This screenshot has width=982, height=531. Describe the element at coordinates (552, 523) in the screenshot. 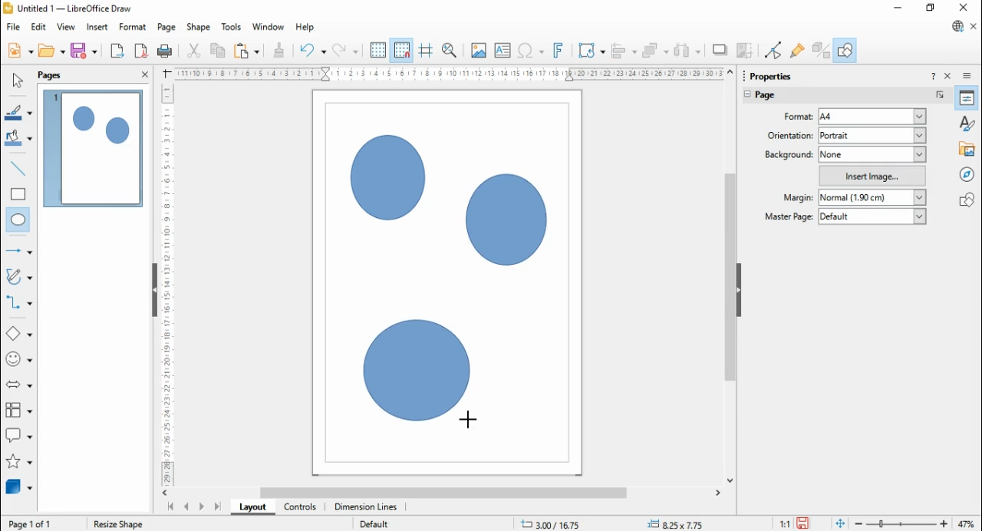

I see ` .11.58/ 13.41` at that location.